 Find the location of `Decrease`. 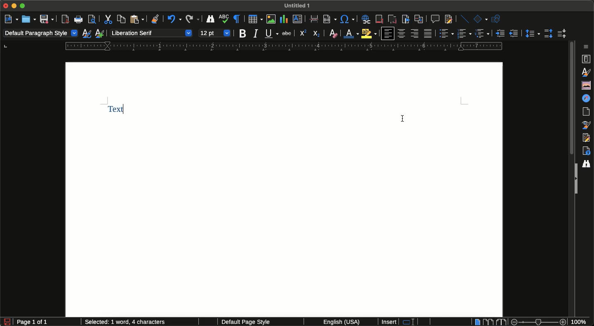

Decrease is located at coordinates (514, 33).